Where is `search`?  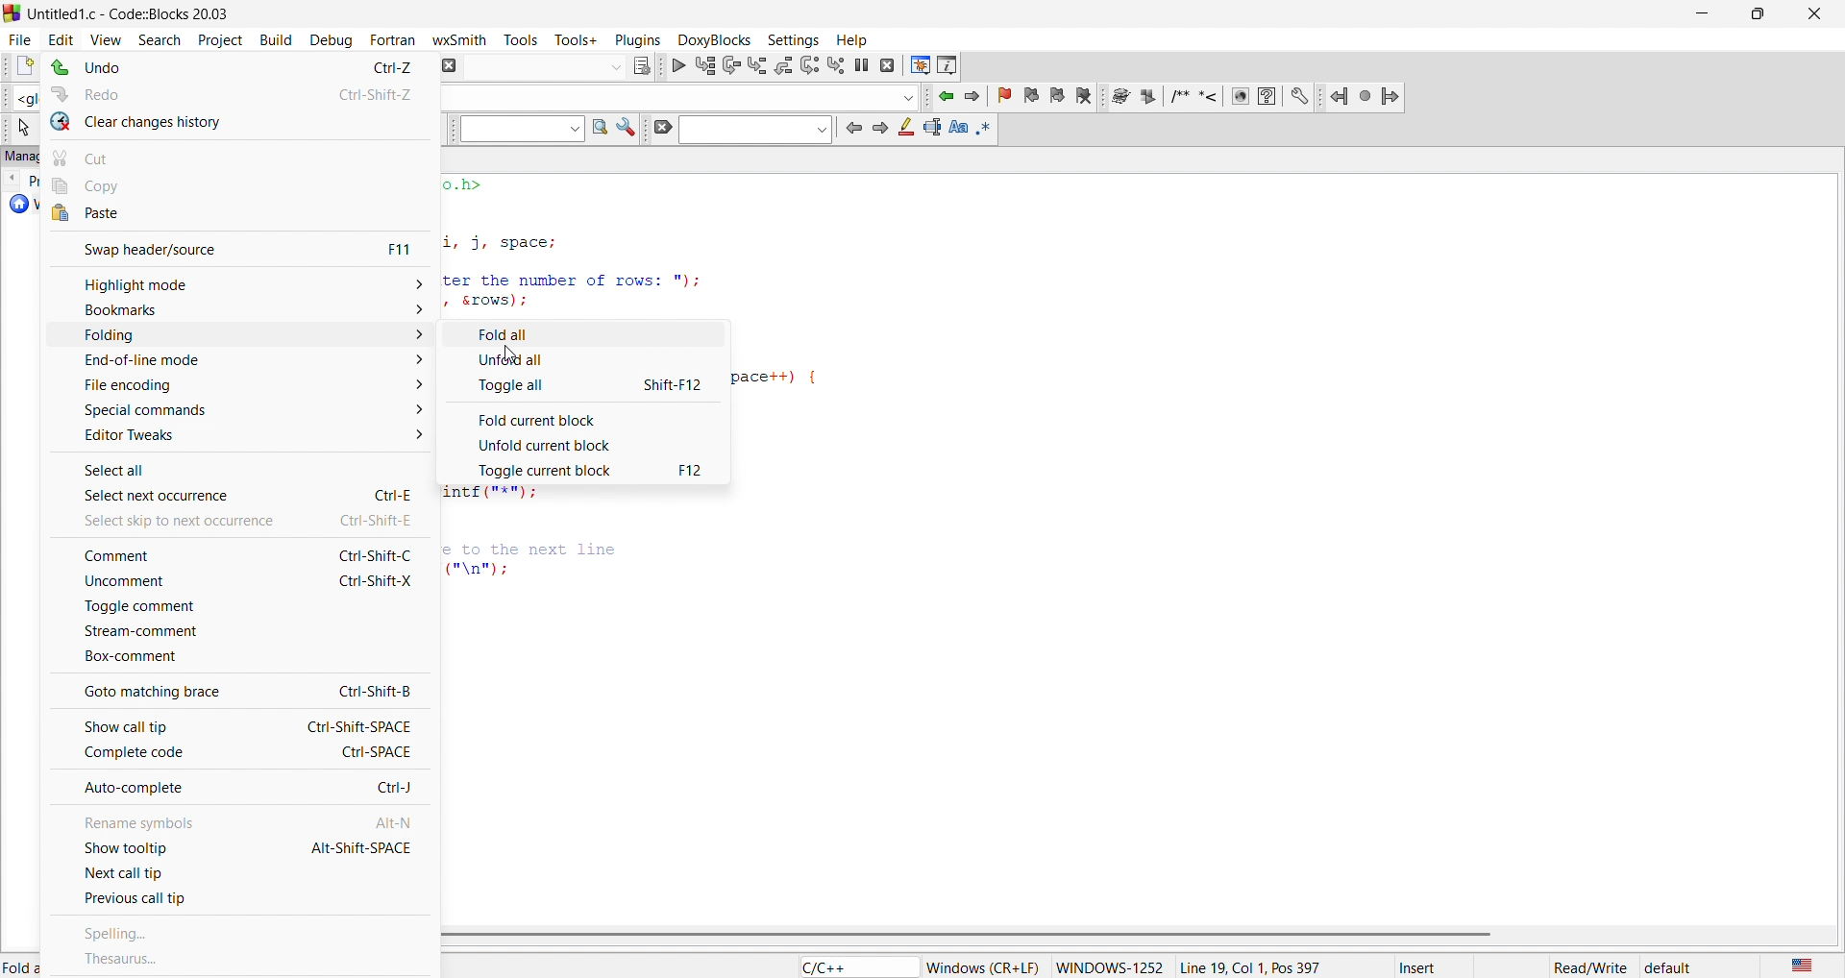
search is located at coordinates (153, 37).